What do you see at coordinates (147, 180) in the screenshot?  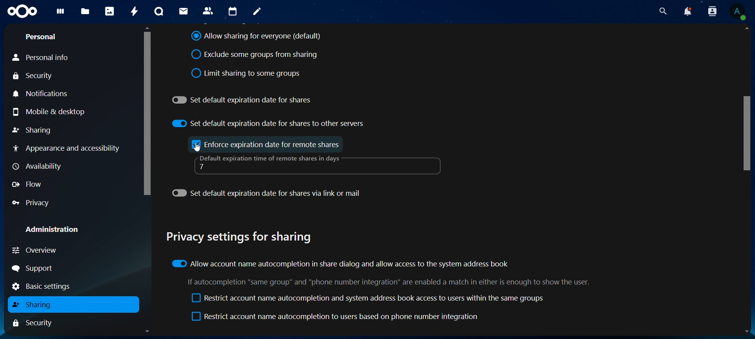 I see `Scrollbar` at bounding box center [147, 180].